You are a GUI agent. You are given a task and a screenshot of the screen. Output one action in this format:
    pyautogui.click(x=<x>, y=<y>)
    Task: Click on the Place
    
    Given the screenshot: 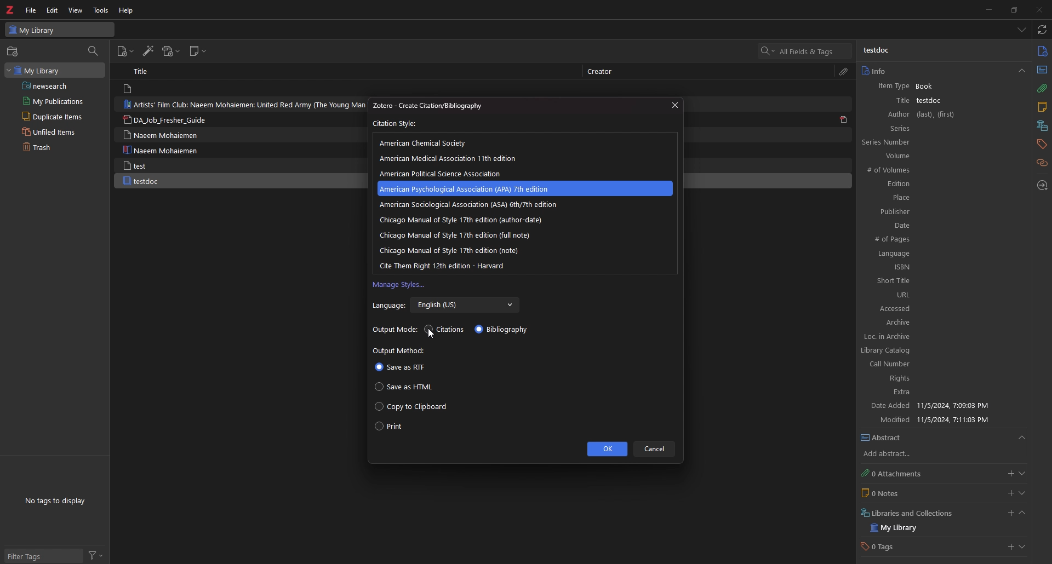 What is the action you would take?
    pyautogui.click(x=937, y=197)
    